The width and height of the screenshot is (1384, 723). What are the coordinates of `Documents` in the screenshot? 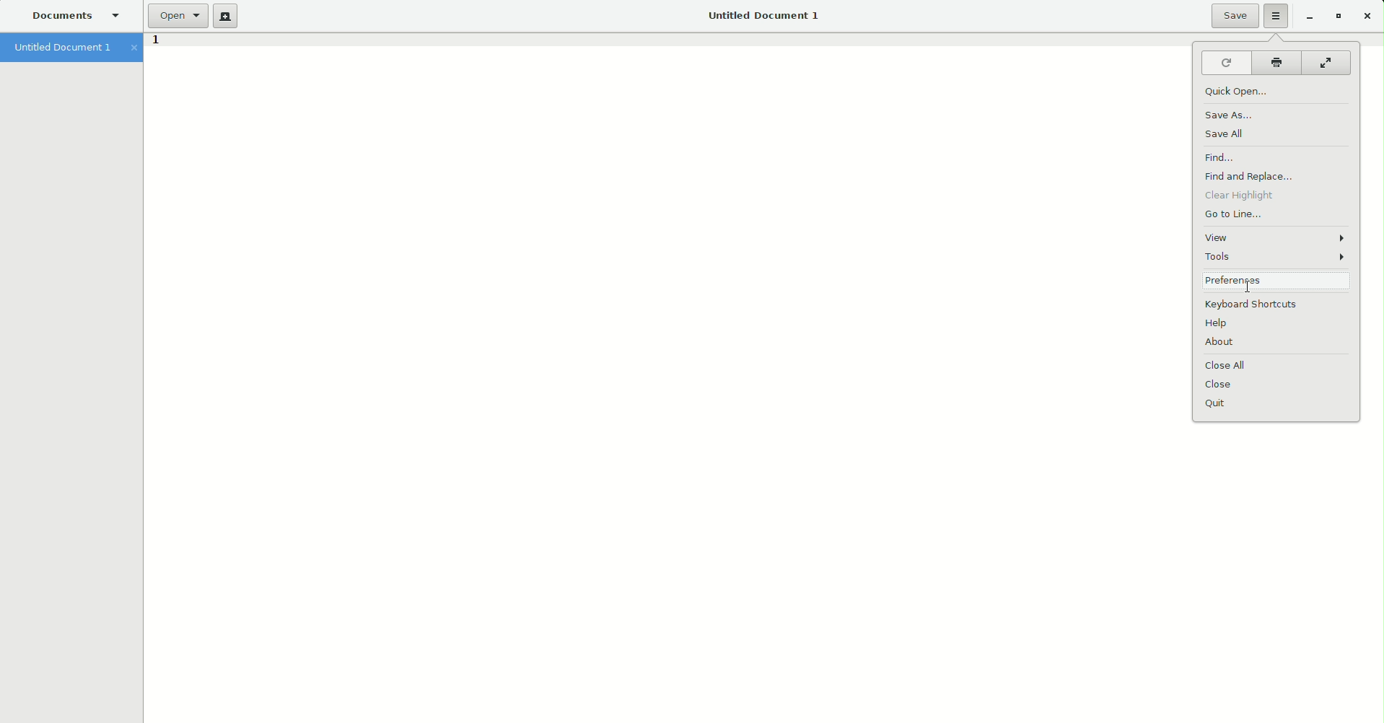 It's located at (76, 16).